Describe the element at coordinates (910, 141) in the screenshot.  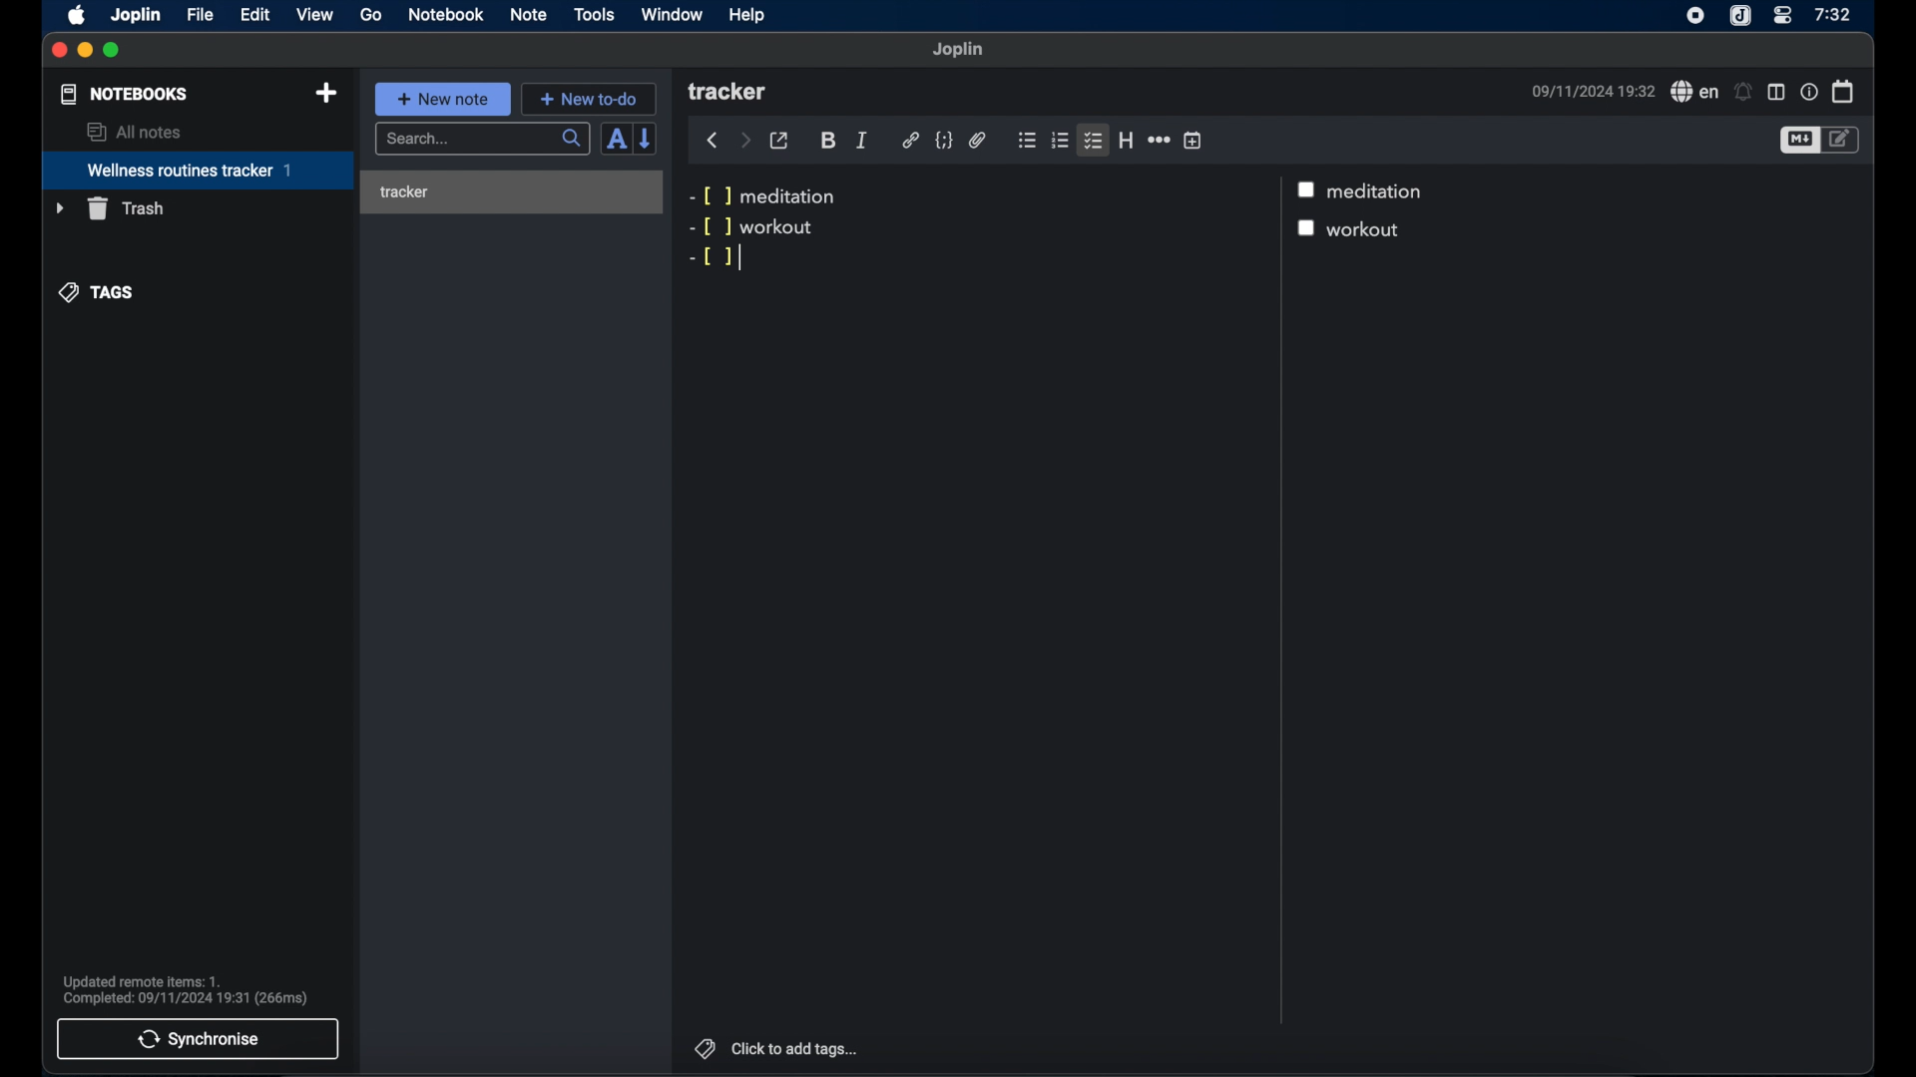
I see `hyperlink` at that location.